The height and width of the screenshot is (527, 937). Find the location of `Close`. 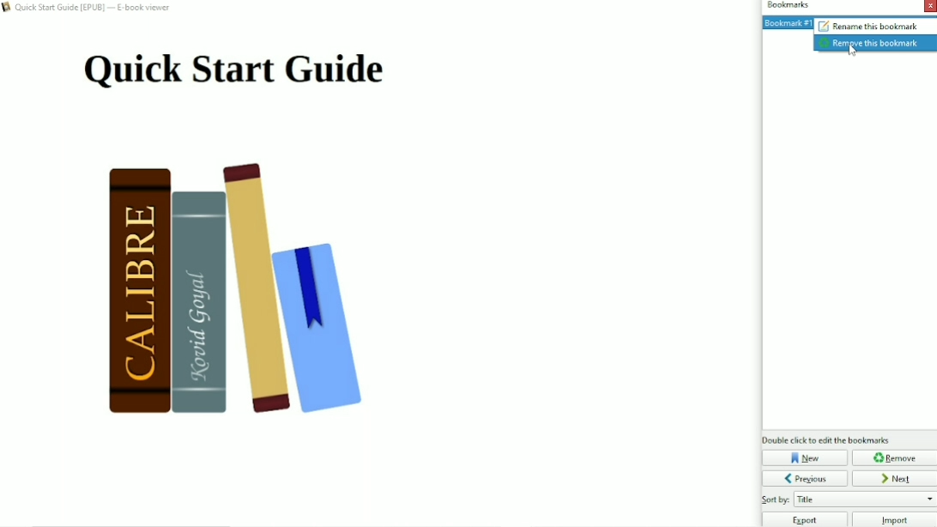

Close is located at coordinates (929, 7).